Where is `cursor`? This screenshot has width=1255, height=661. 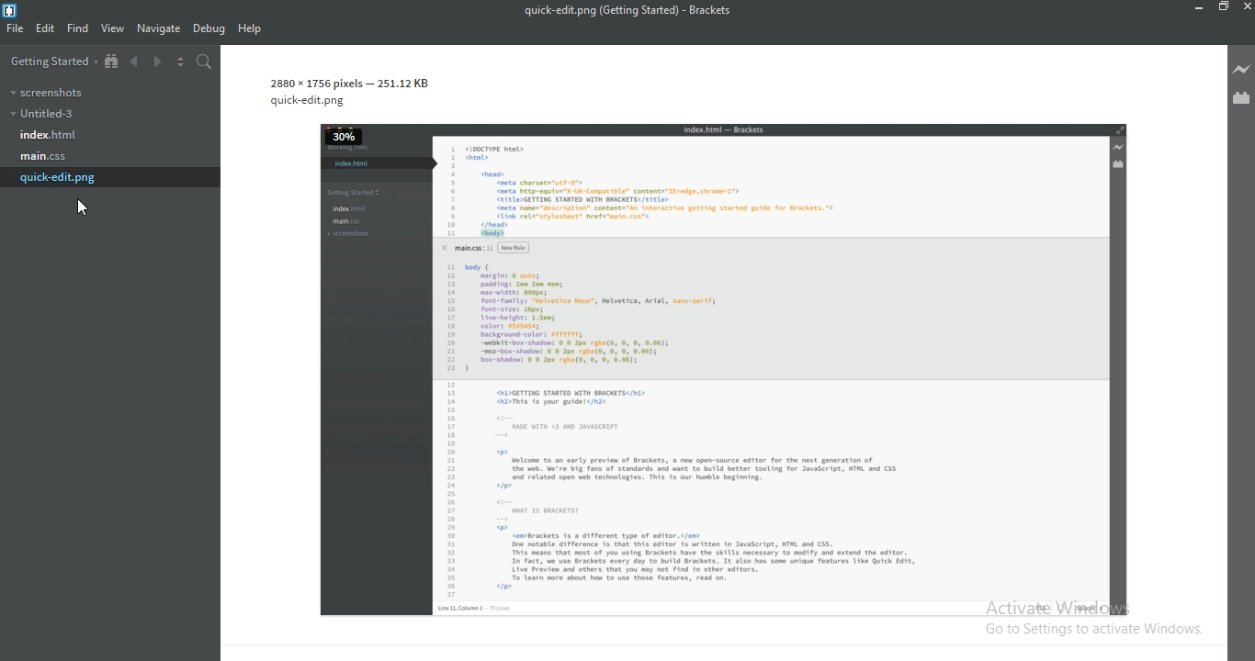
cursor is located at coordinates (86, 208).